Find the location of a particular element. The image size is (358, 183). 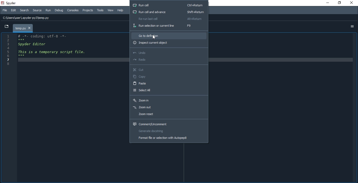

Help is located at coordinates (122, 10).